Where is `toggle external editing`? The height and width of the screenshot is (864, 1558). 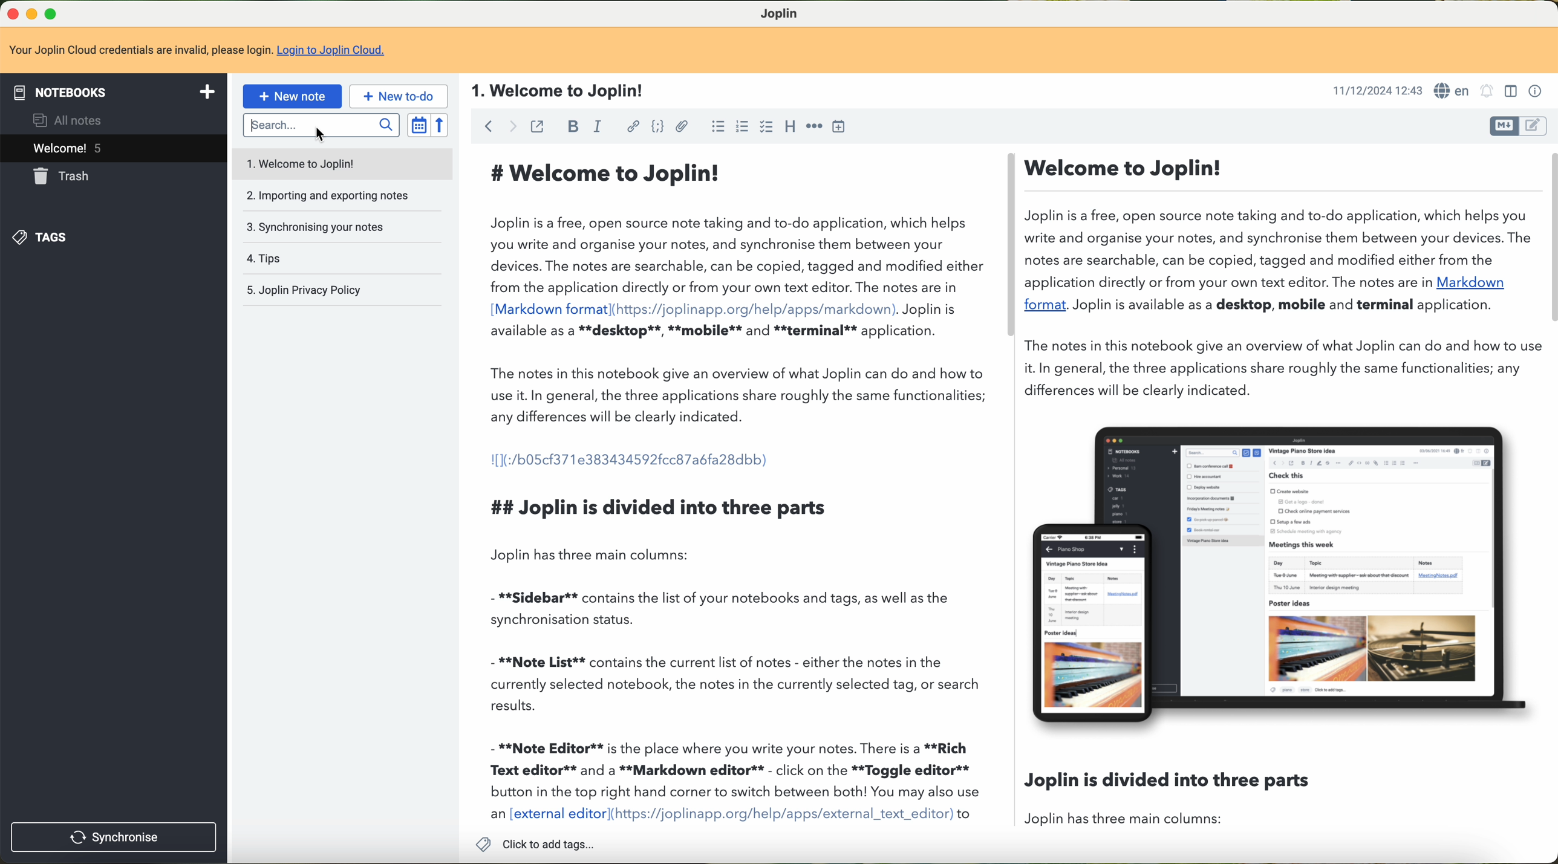
toggle external editing is located at coordinates (538, 128).